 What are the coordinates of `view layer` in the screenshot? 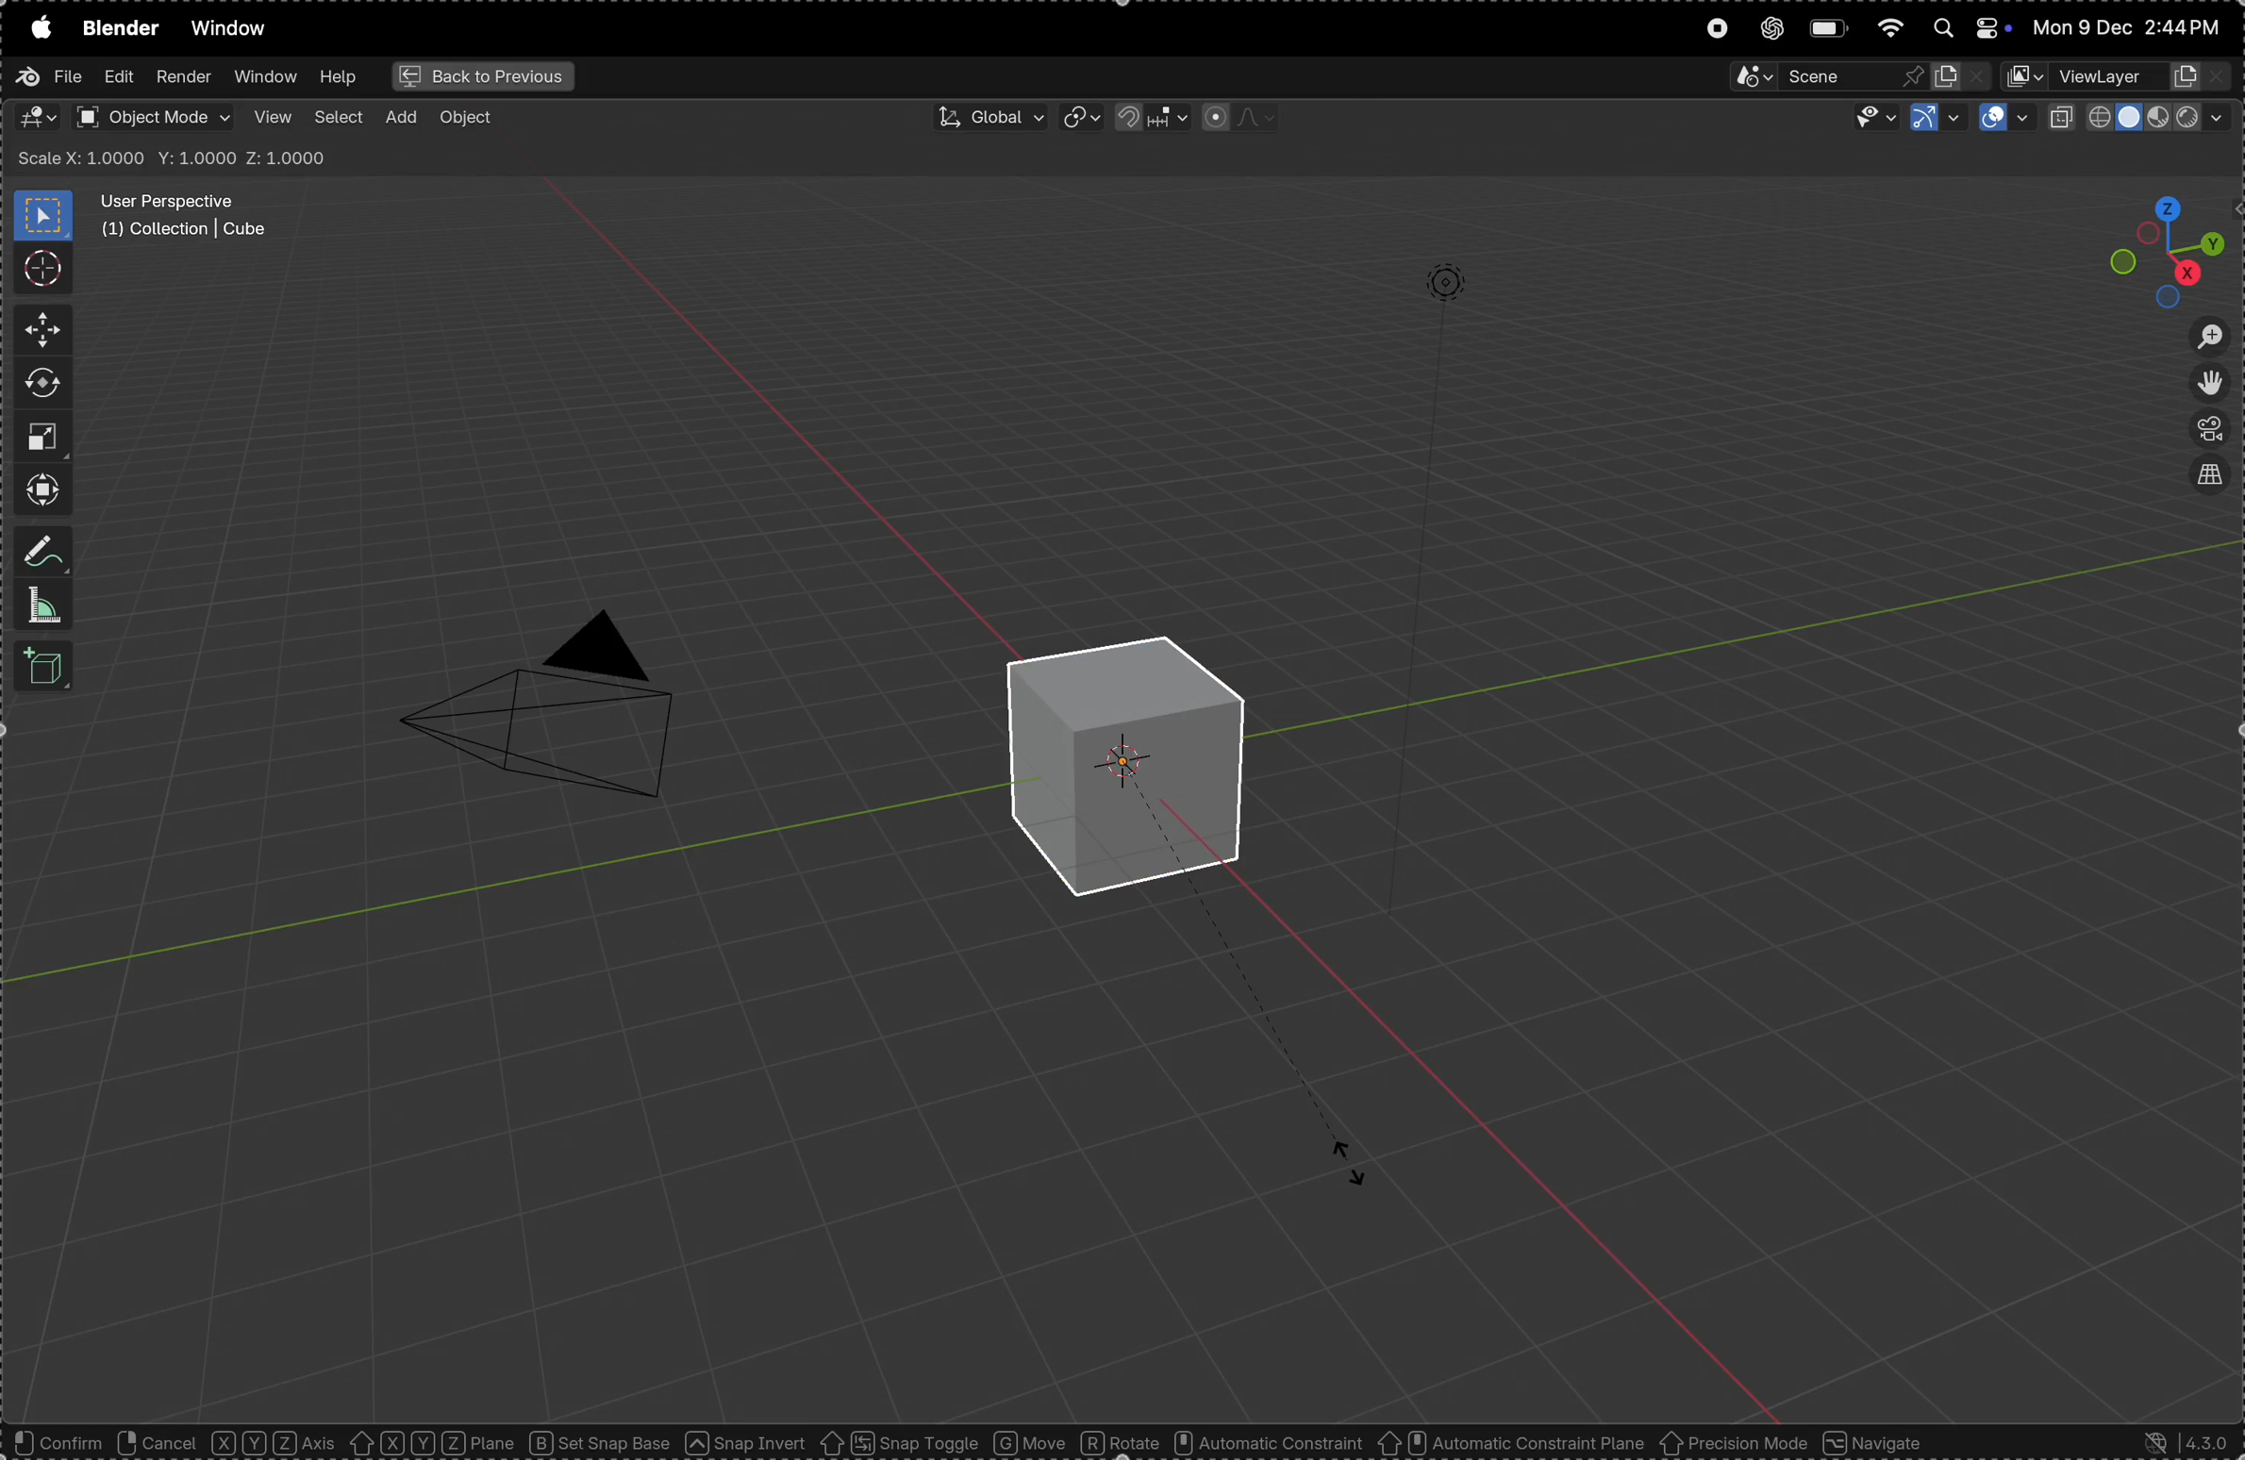 It's located at (2122, 78).